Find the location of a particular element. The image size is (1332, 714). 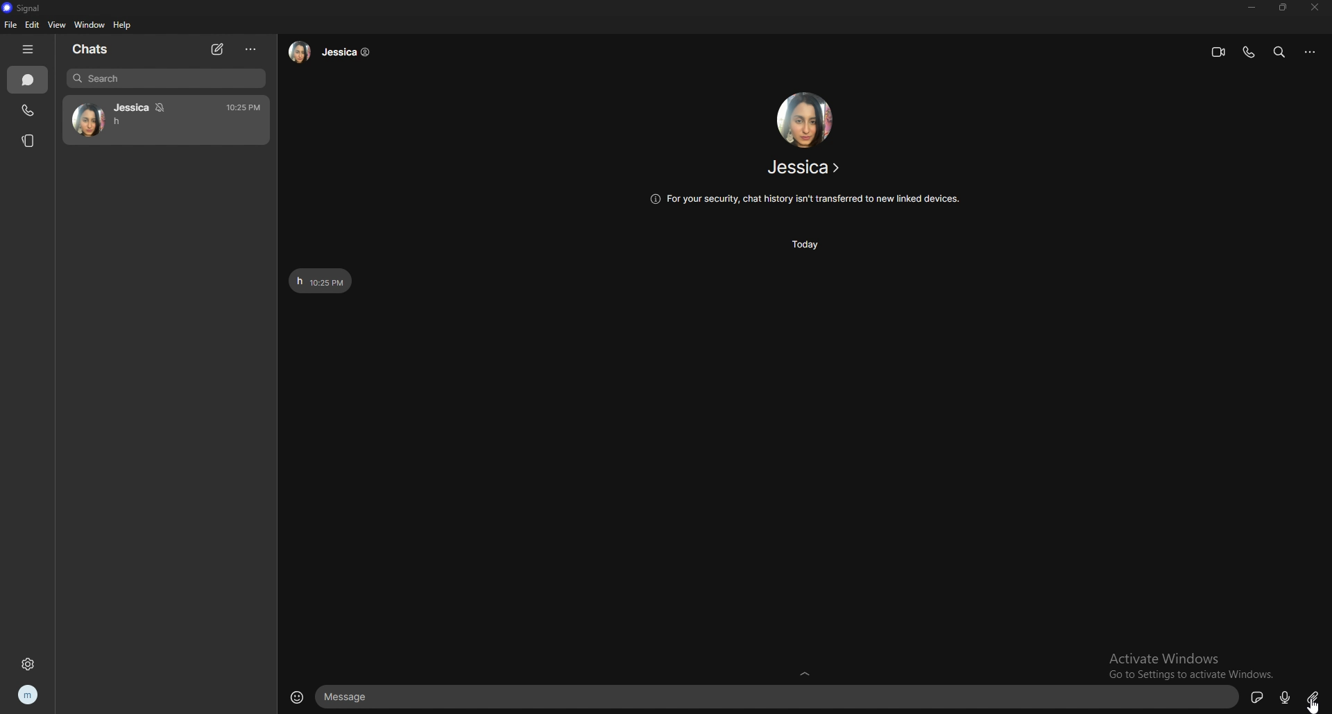

new chat is located at coordinates (217, 51).